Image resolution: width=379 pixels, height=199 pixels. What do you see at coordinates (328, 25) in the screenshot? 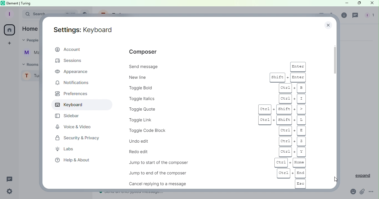
I see `Close` at bounding box center [328, 25].